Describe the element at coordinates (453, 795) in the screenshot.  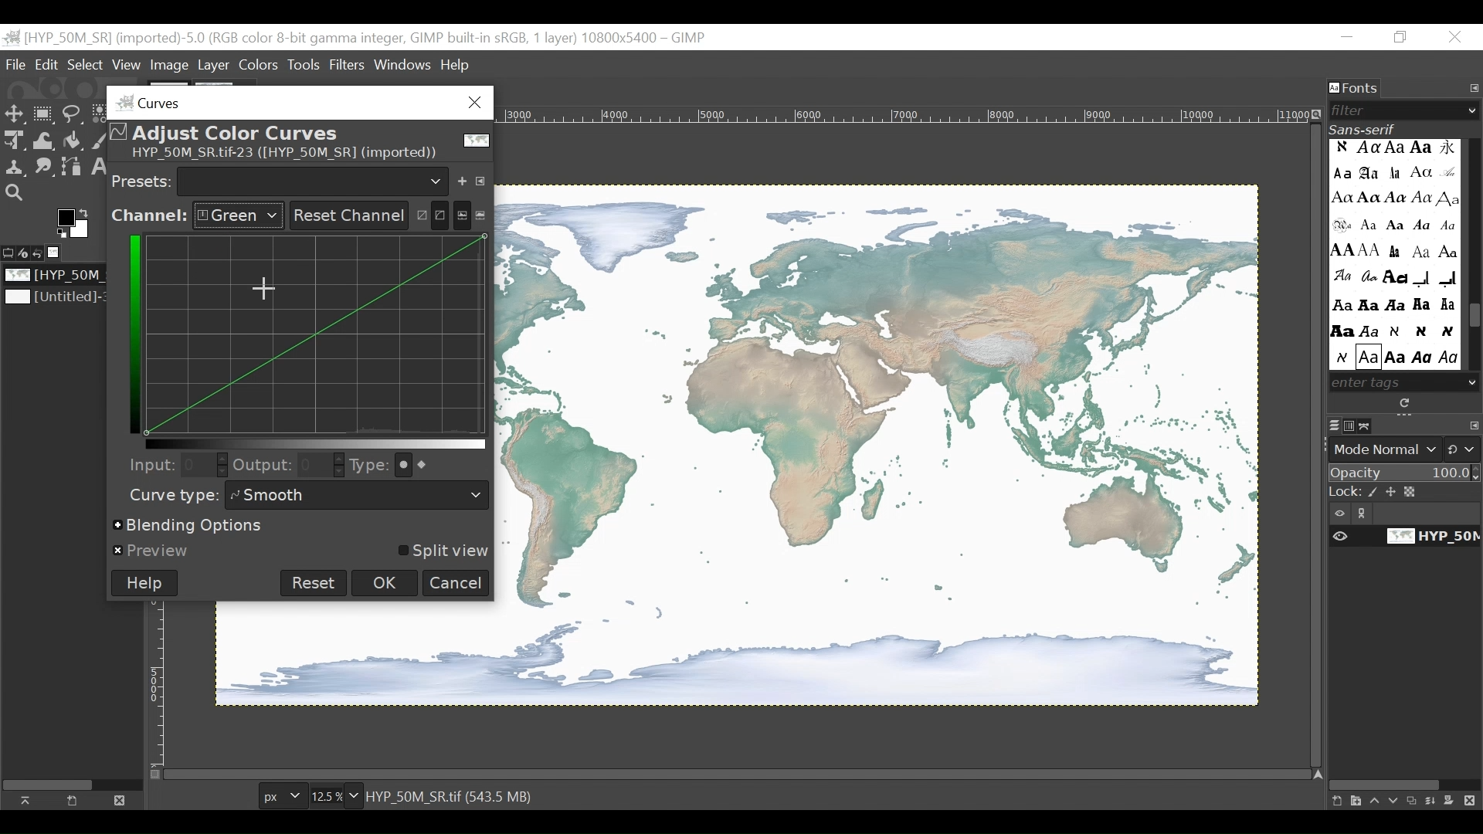
I see `HYP 0M SR TIF (543.5 MB)` at that location.